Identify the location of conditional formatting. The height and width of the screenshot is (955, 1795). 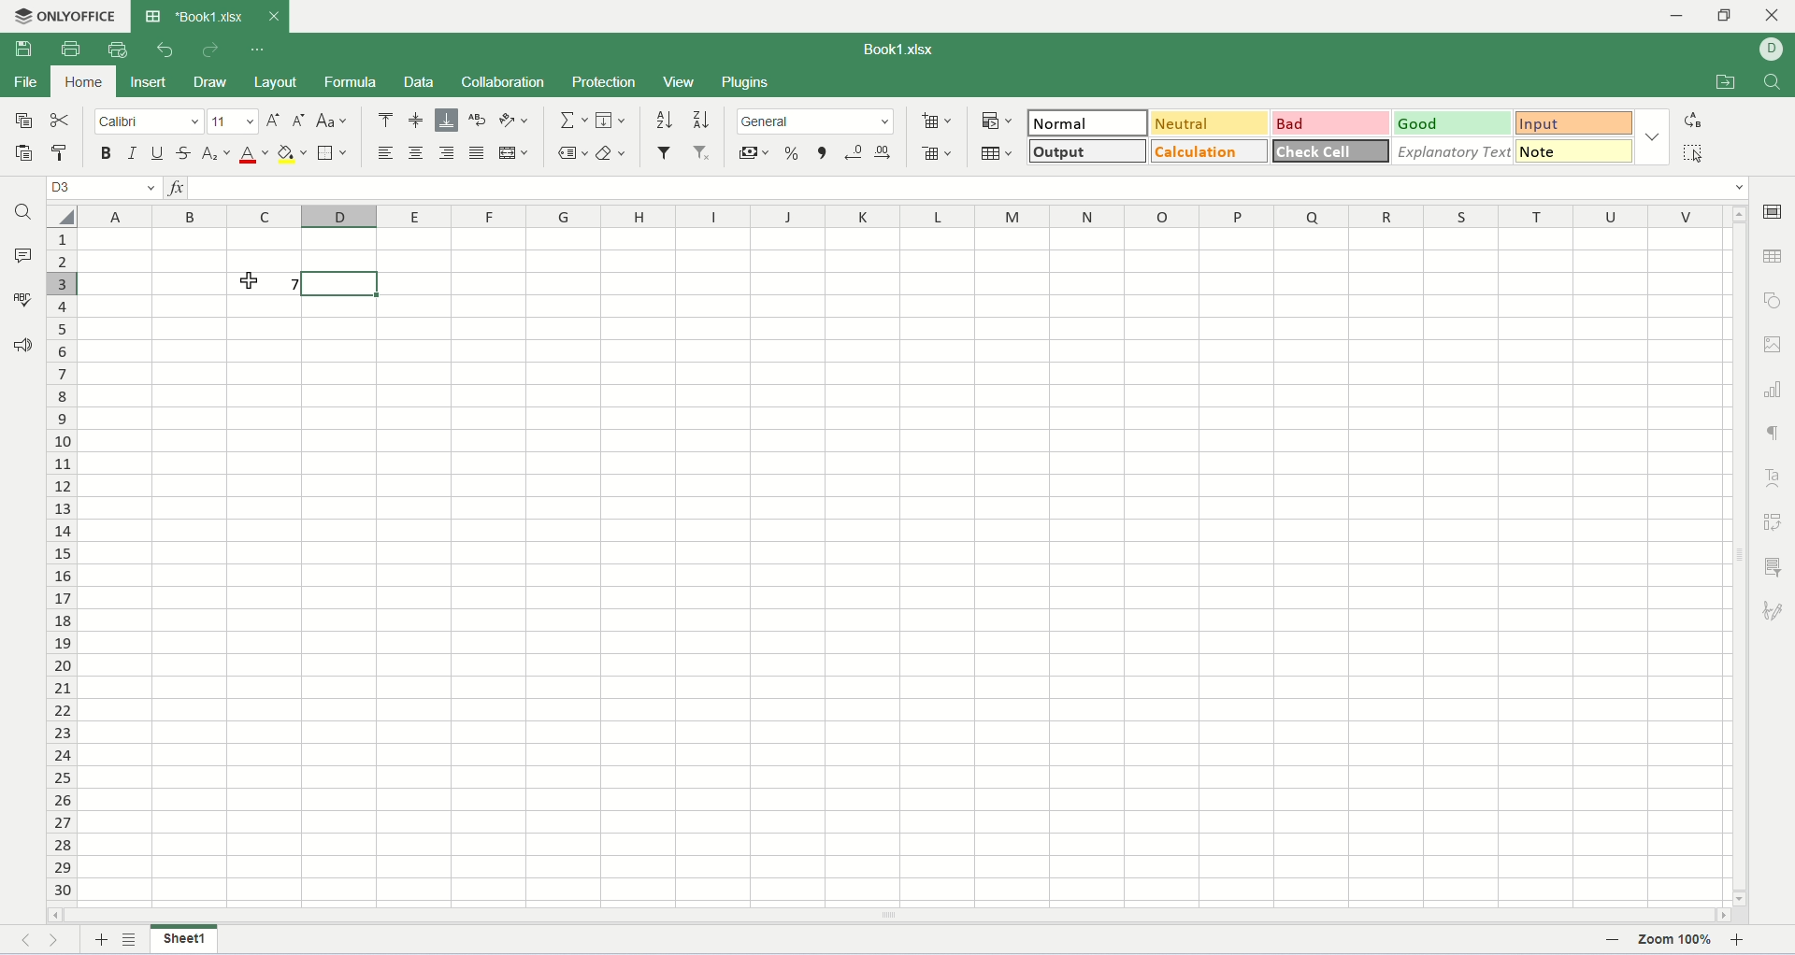
(998, 121).